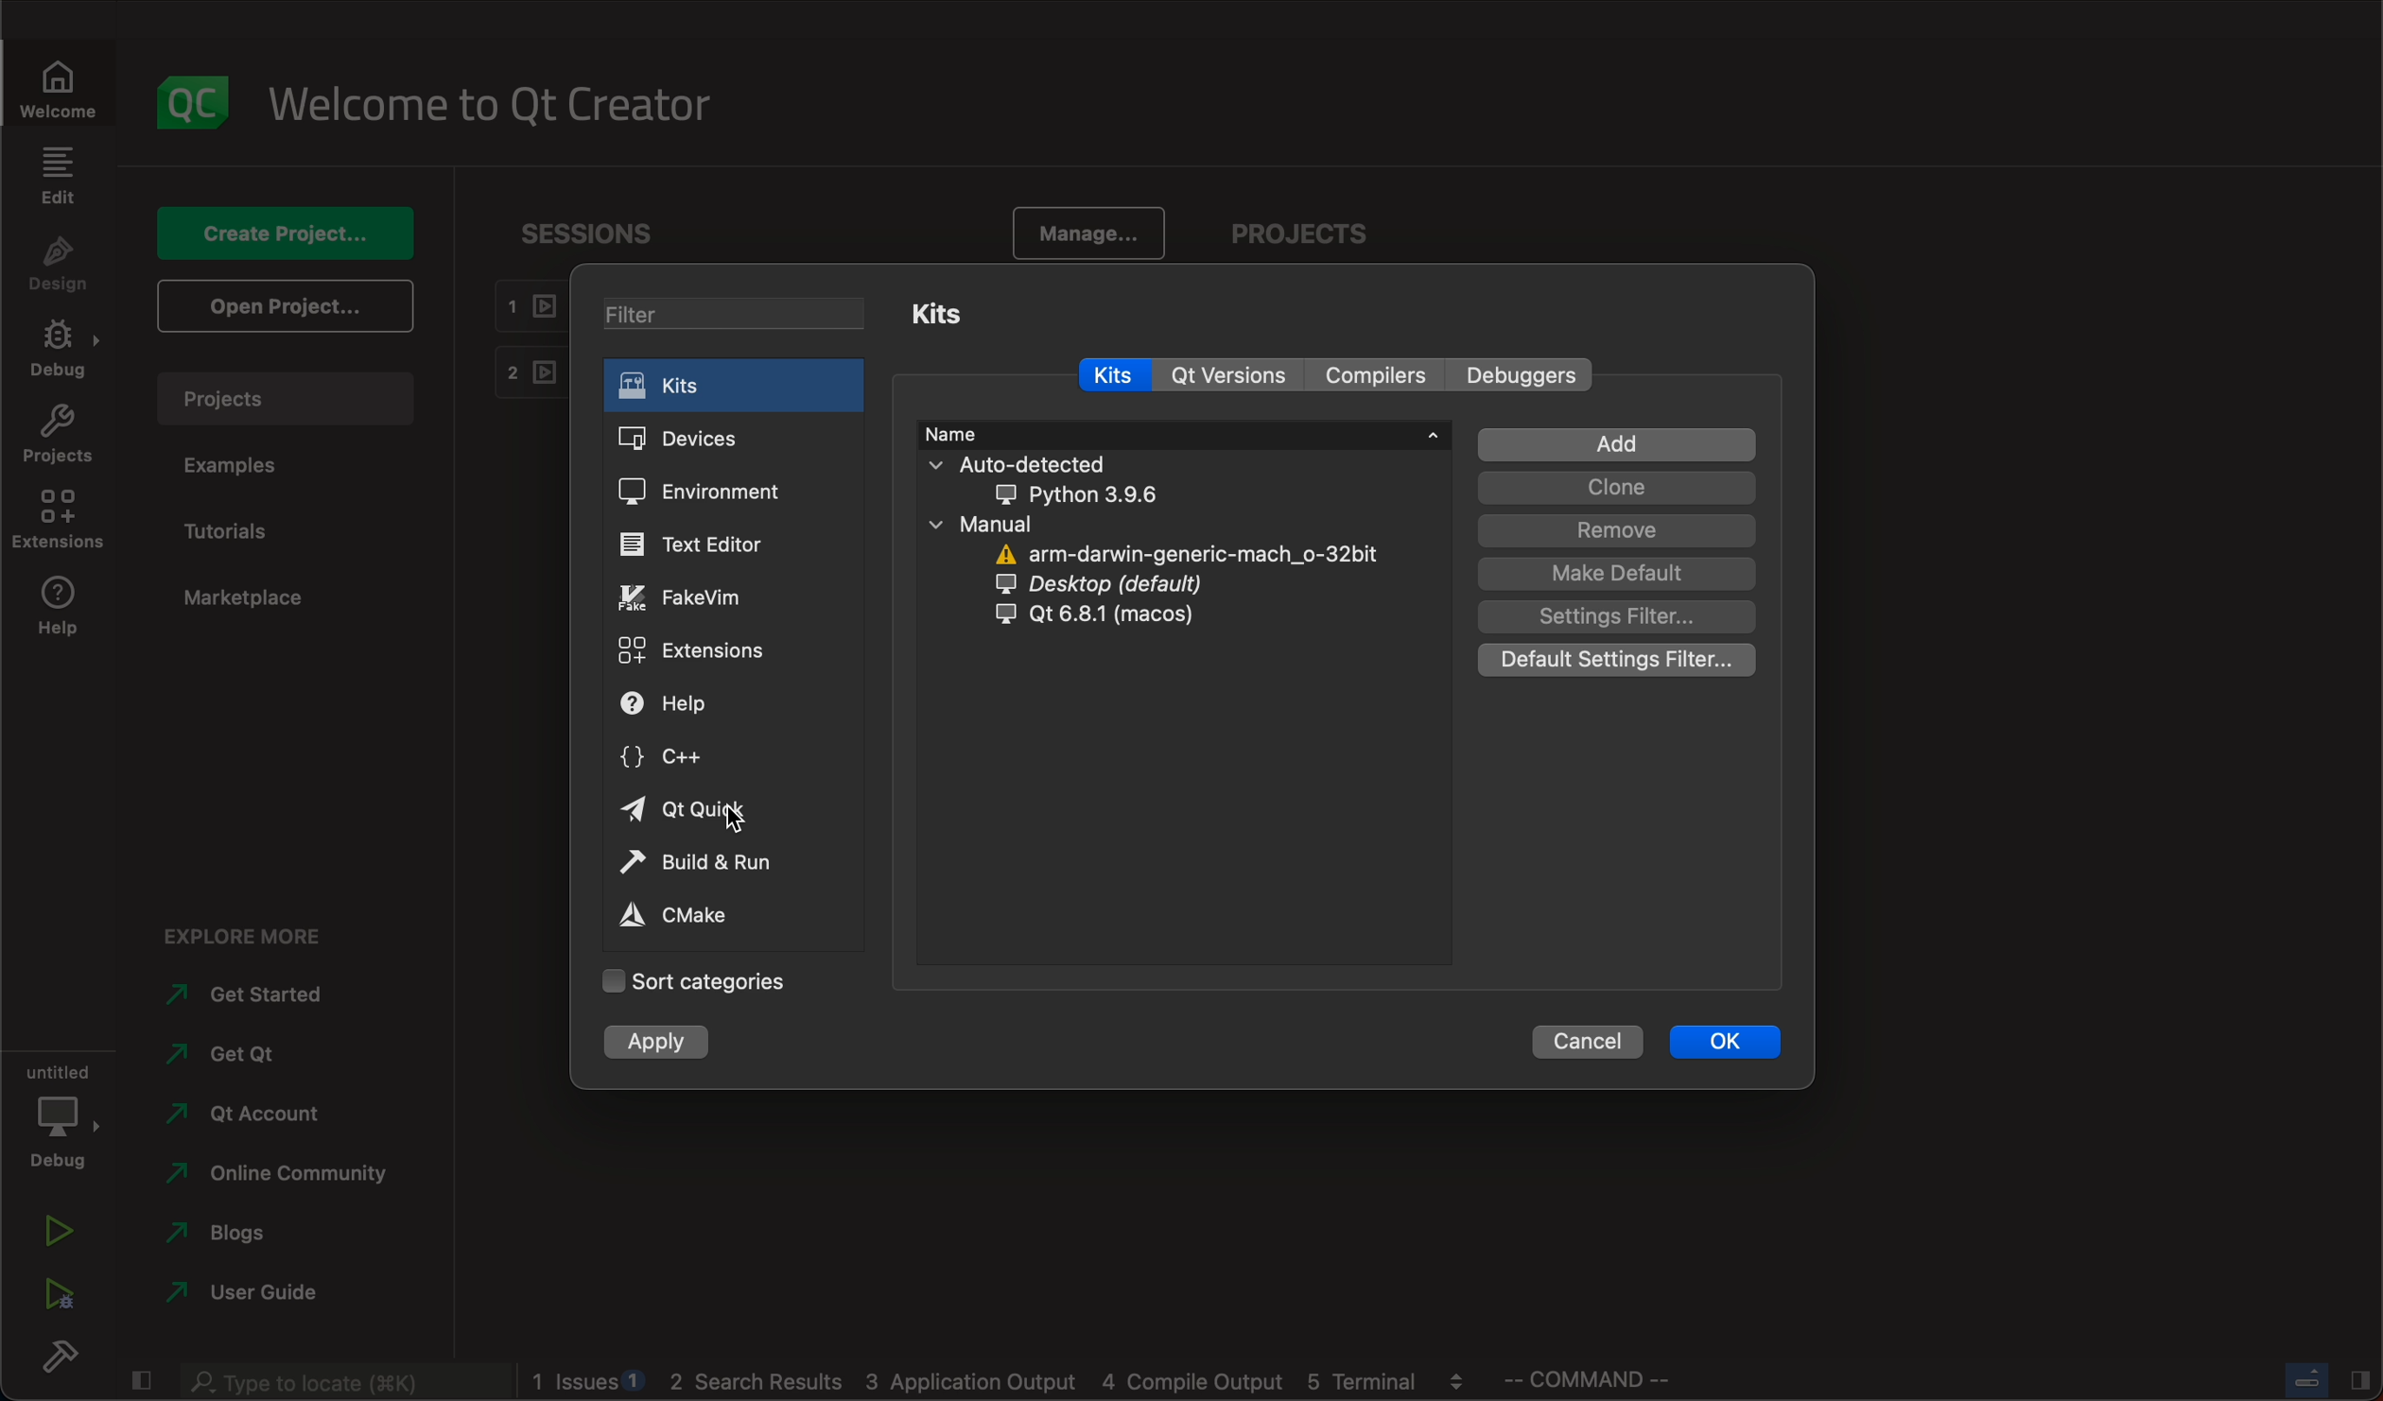  I want to click on run, so click(697, 865).